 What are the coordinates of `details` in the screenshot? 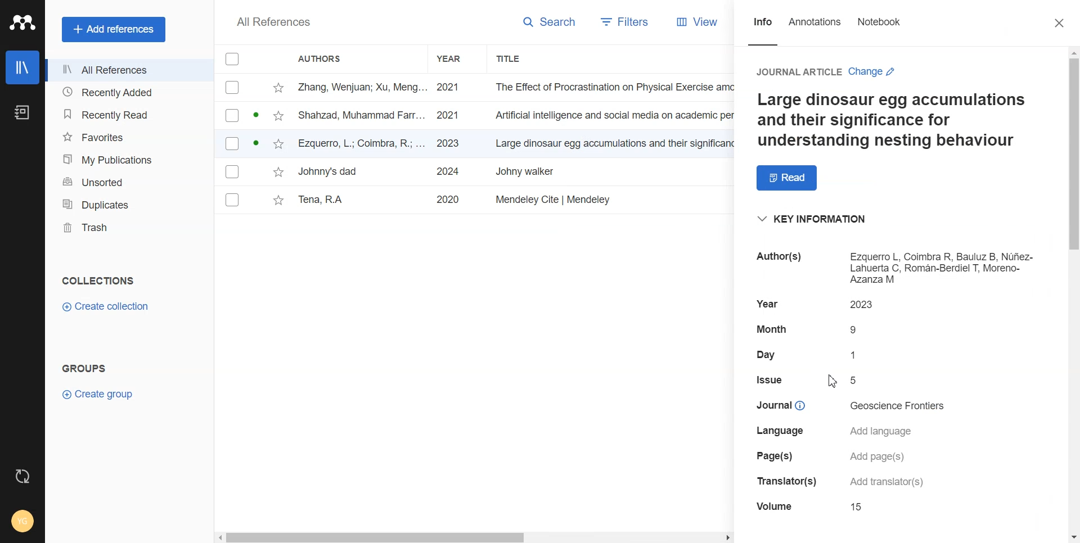 It's located at (775, 456).